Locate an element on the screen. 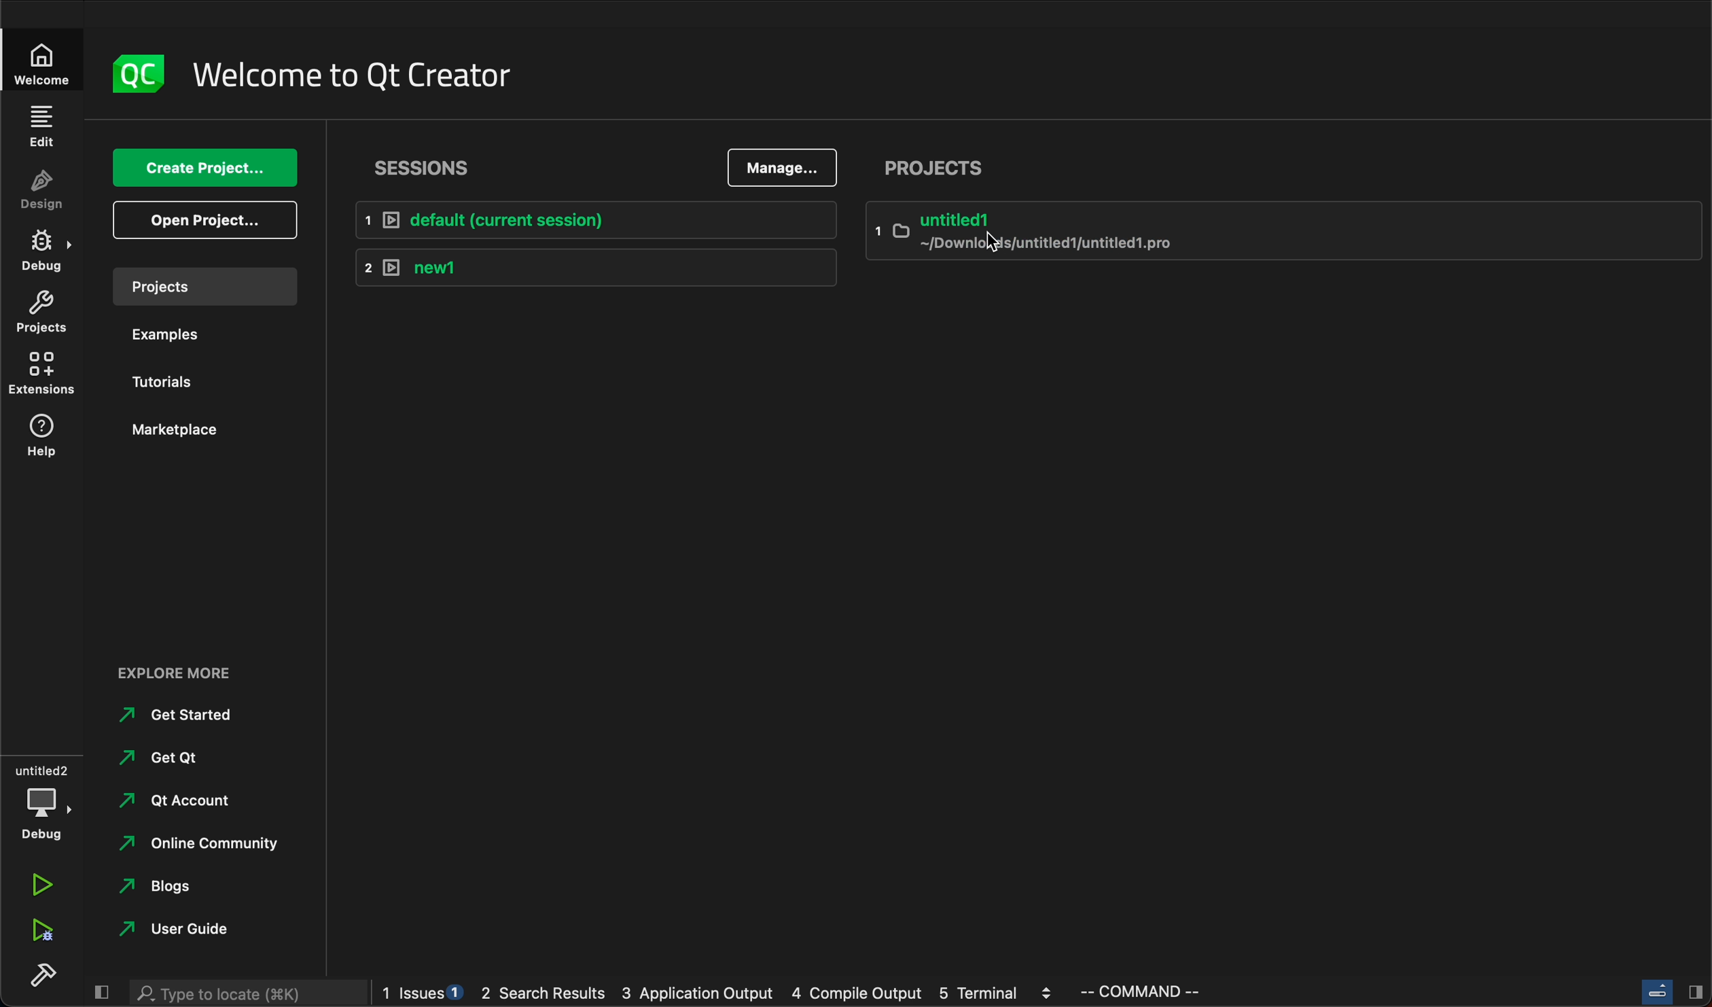 This screenshot has height=1007, width=1712. search is located at coordinates (247, 994).